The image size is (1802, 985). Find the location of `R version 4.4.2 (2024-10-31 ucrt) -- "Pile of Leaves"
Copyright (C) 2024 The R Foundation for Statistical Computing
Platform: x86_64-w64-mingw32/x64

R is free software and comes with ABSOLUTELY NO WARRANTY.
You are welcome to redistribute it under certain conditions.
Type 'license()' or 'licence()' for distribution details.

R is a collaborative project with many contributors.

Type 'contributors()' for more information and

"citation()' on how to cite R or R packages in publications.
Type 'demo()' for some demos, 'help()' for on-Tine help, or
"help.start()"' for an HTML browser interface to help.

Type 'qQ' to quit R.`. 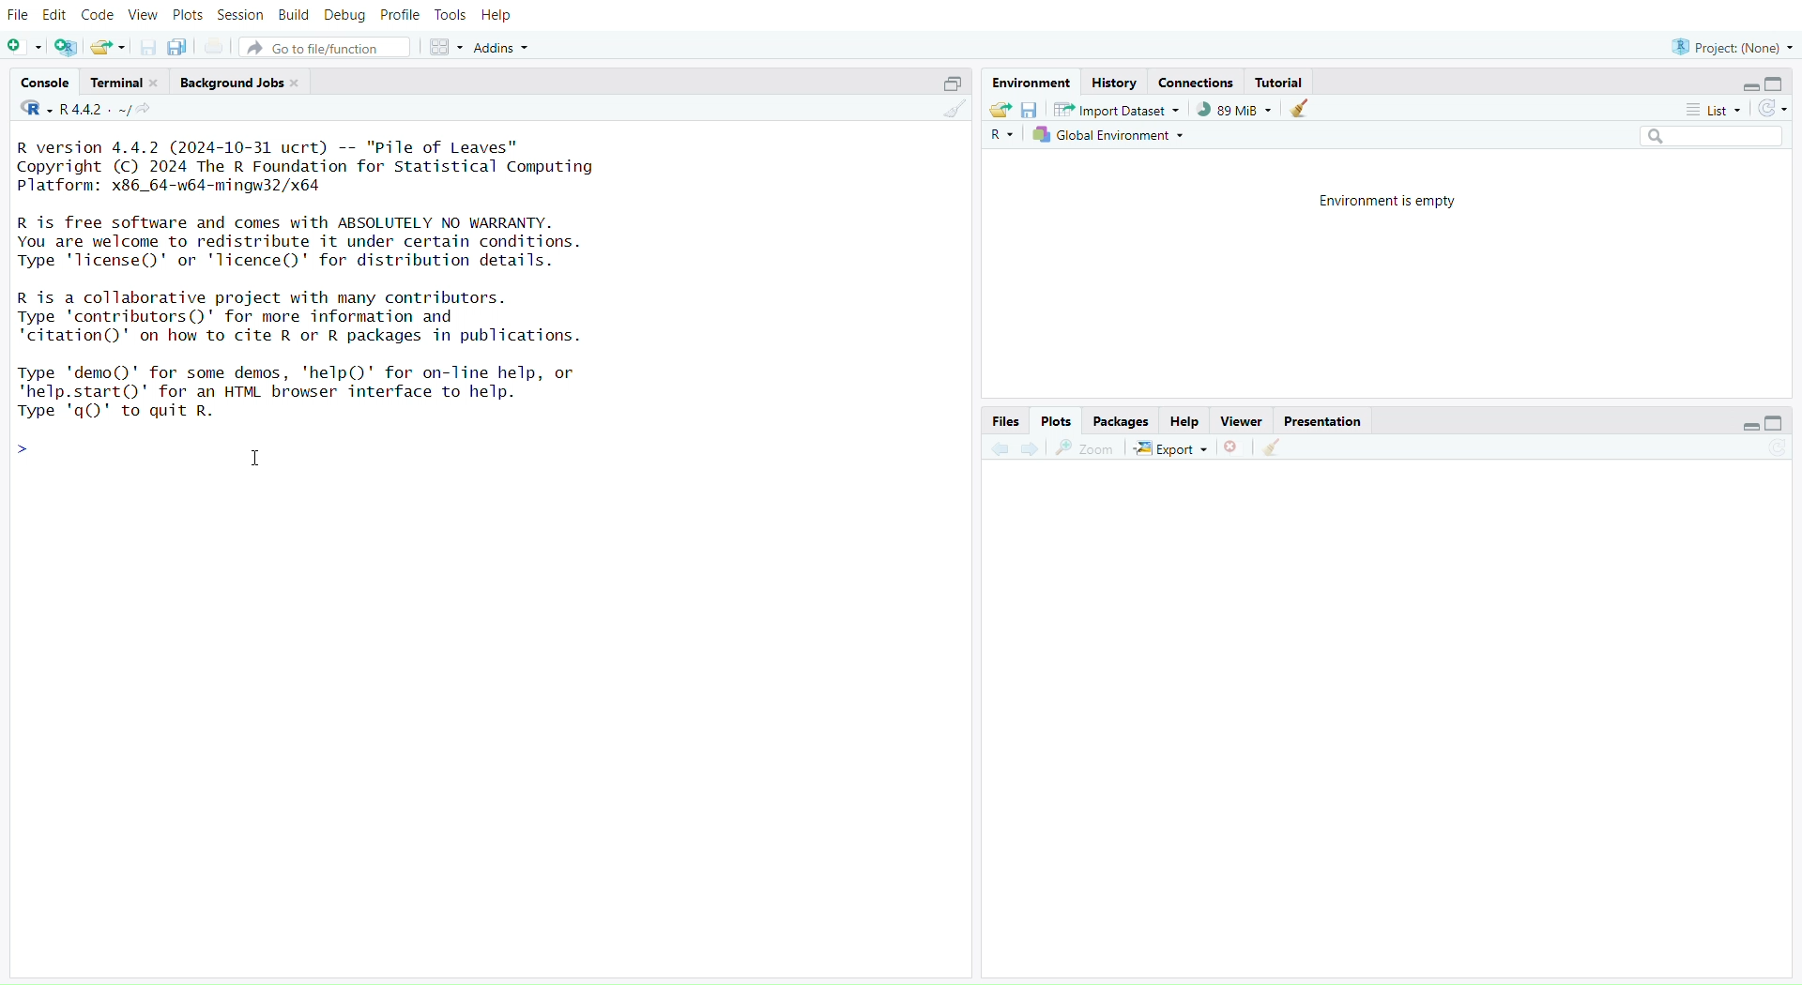

R version 4.4.2 (2024-10-31 ucrt) -- "Pile of Leaves"
Copyright (C) 2024 The R Foundation for Statistical Computing
Platform: x86_64-w64-mingw32/x64

R is free software and comes with ABSOLUTELY NO WARRANTY.
You are welcome to redistribute it under certain conditions.
Type 'license()' or 'licence()' for distribution details.

R is a collaborative project with many contributors.

Type 'contributors()' for more information and

"citation()' on how to cite R or R packages in publications.
Type 'demo()' for some demos, 'help()' for on-Tine help, or
"help.start()"' for an HTML browser interface to help.

Type 'qQ' to quit R. is located at coordinates (327, 283).